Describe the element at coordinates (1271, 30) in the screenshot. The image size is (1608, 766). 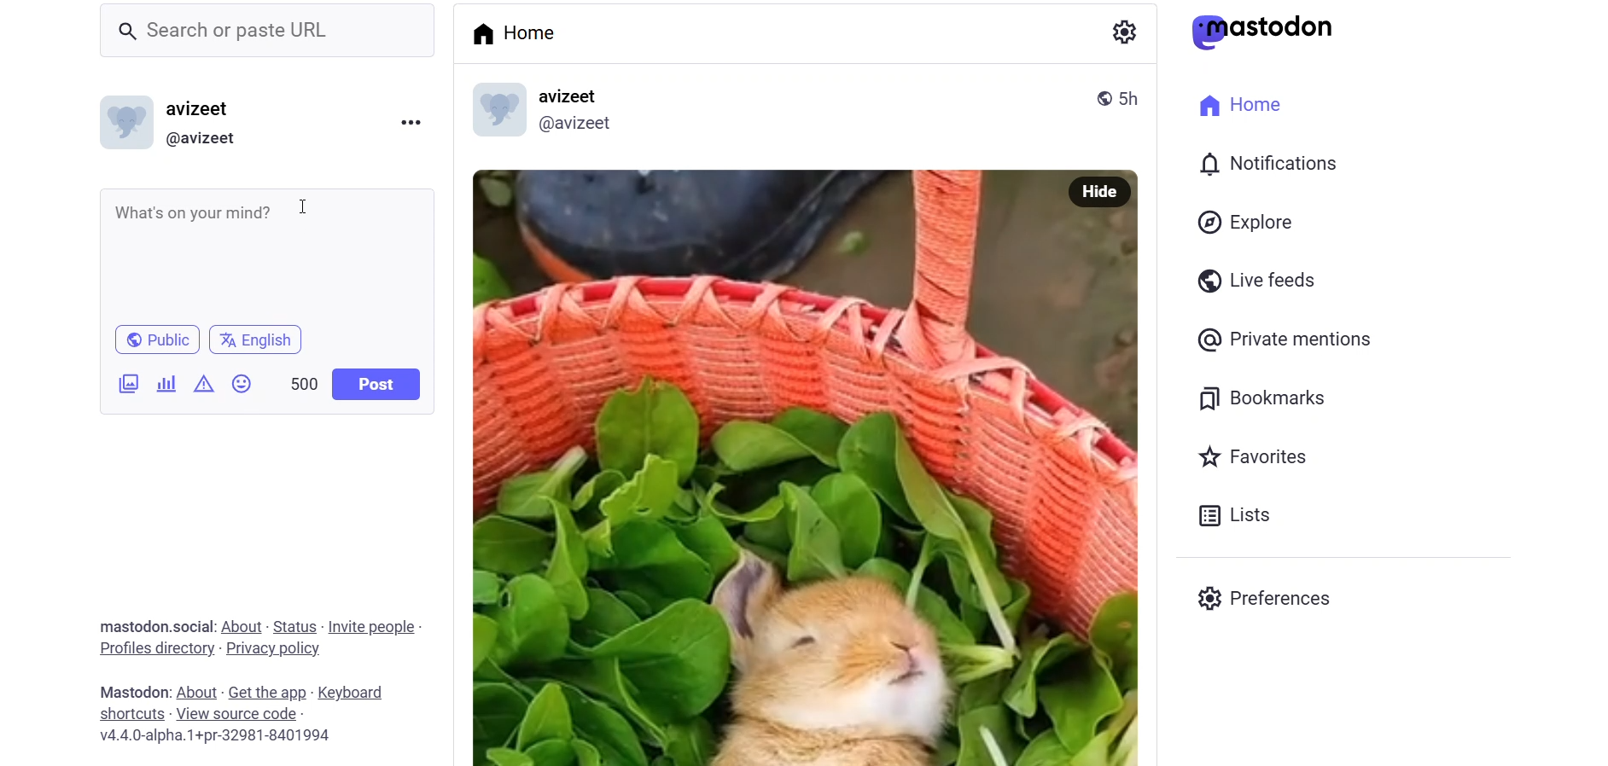
I see `mastodon` at that location.